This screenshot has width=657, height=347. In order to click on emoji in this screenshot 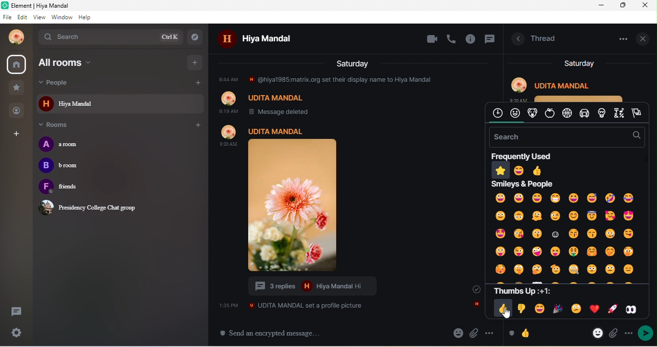, I will do `click(458, 333)`.